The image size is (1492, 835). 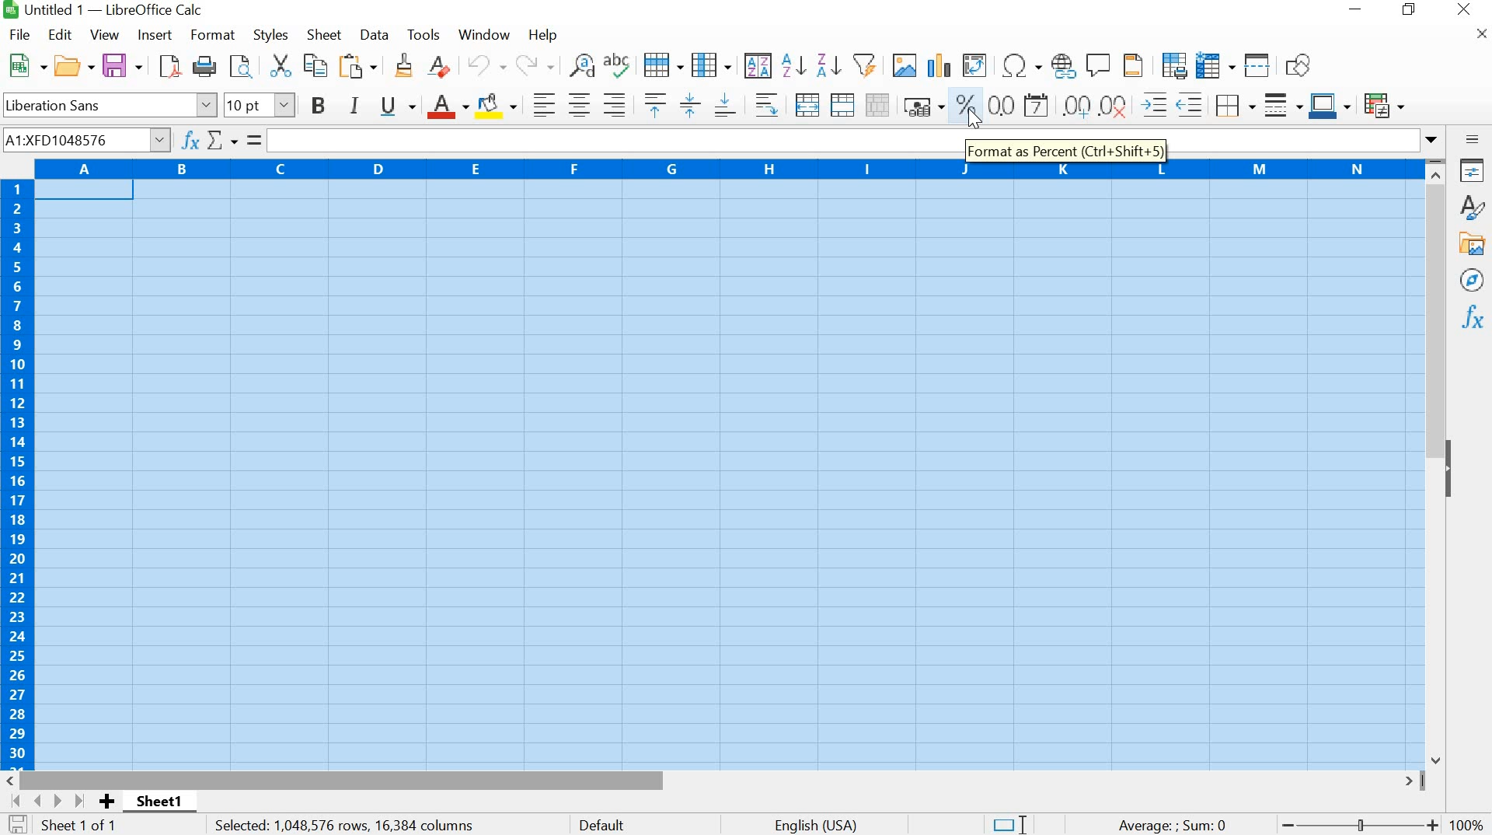 I want to click on Redo, so click(x=535, y=67).